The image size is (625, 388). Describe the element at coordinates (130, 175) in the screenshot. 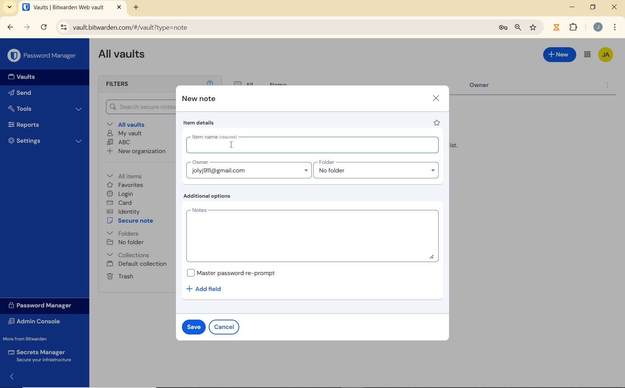

I see `All items` at that location.